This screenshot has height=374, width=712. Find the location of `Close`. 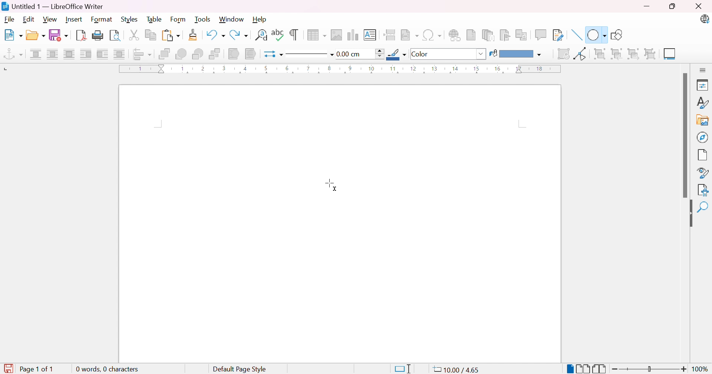

Close is located at coordinates (698, 6).